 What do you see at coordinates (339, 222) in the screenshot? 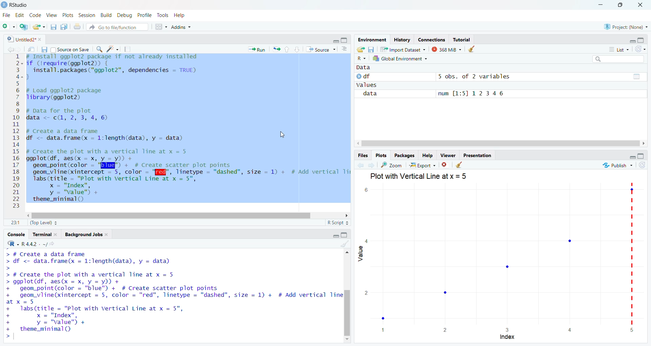
I see `R Script =` at bounding box center [339, 222].